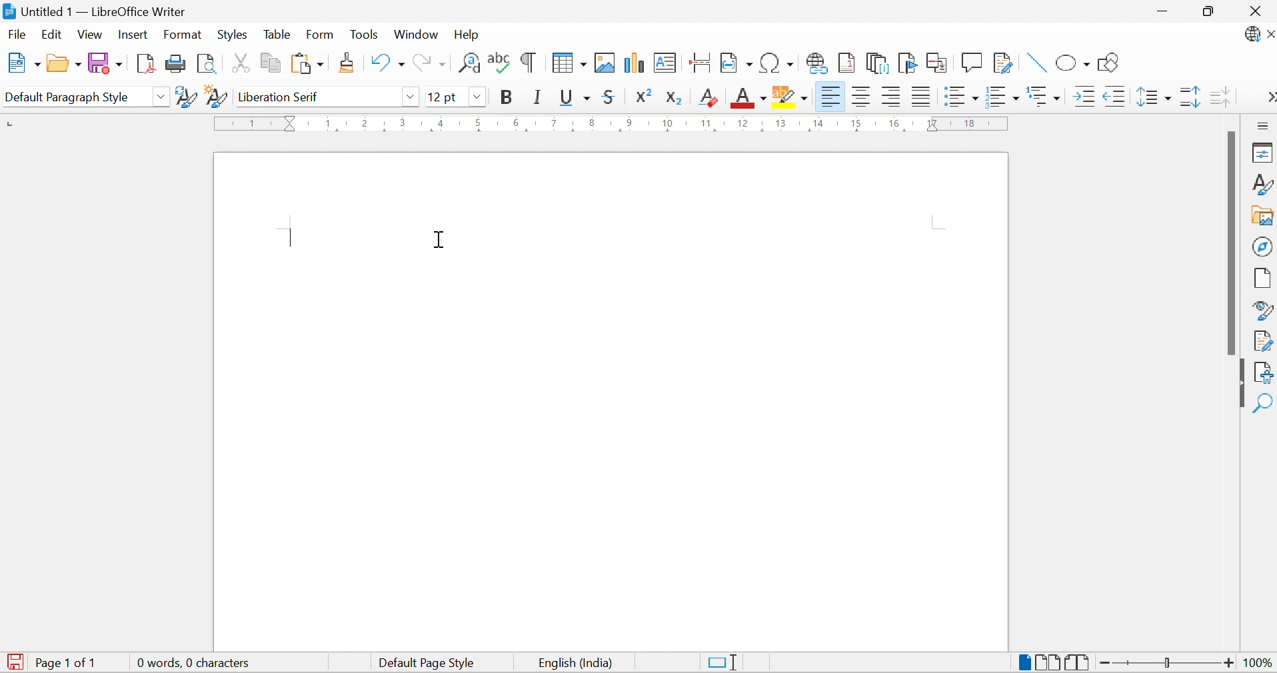  I want to click on Check Spelling, so click(499, 63).